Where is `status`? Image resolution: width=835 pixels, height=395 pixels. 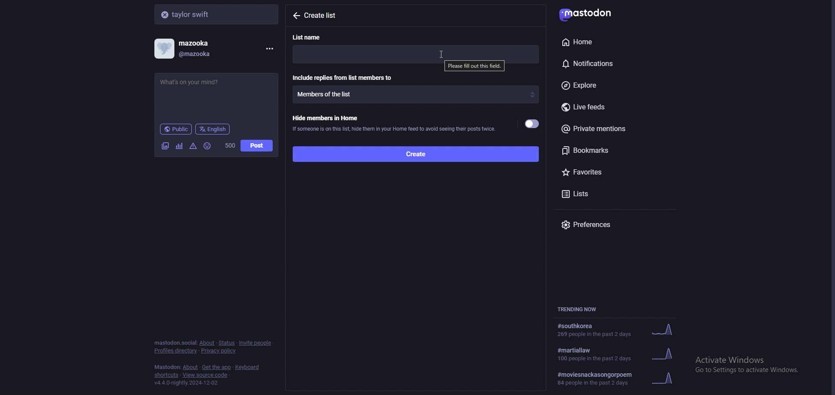
status is located at coordinates (226, 343).